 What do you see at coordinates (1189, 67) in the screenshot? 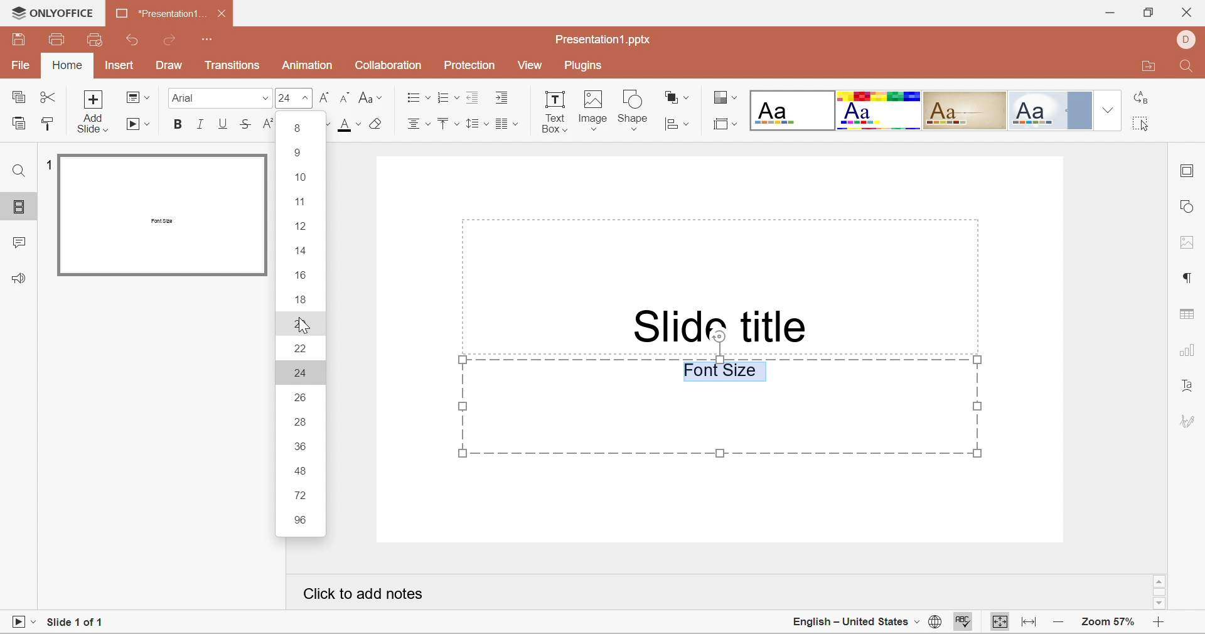
I see `Find` at bounding box center [1189, 67].